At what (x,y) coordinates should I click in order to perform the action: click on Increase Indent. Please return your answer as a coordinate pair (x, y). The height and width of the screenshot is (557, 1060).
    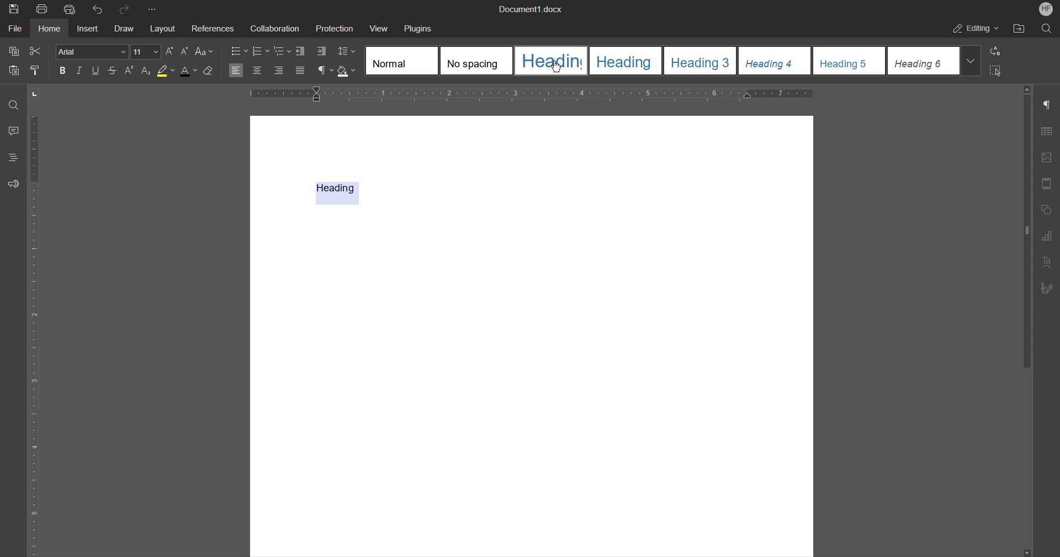
    Looking at the image, I should click on (322, 51).